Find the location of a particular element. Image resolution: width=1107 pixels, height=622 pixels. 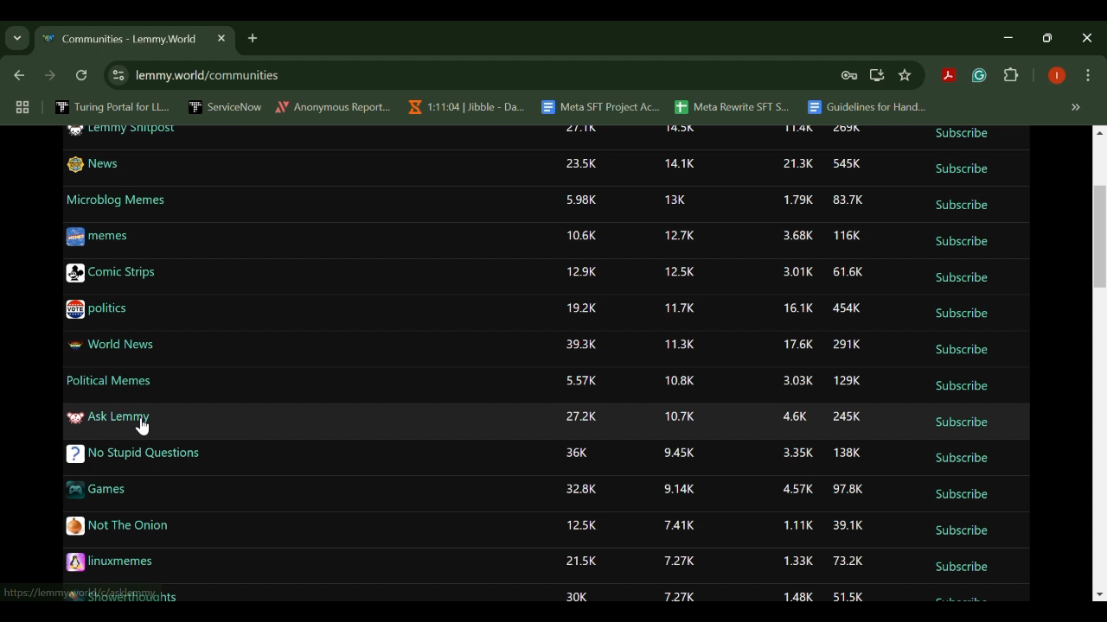

21.5K is located at coordinates (583, 562).